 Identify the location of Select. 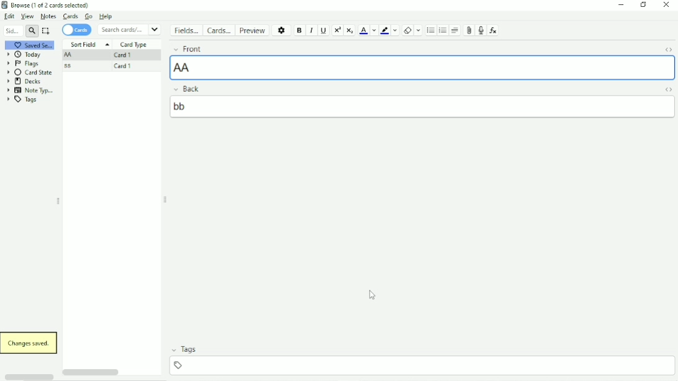
(47, 31).